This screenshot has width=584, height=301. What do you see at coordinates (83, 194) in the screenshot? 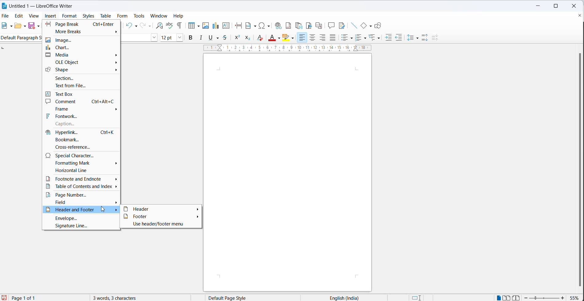
I see `page number` at bounding box center [83, 194].